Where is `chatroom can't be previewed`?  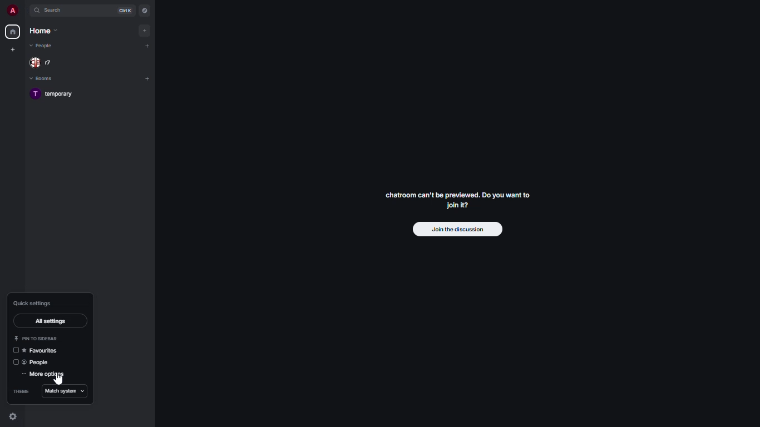
chatroom can't be previewed is located at coordinates (457, 200).